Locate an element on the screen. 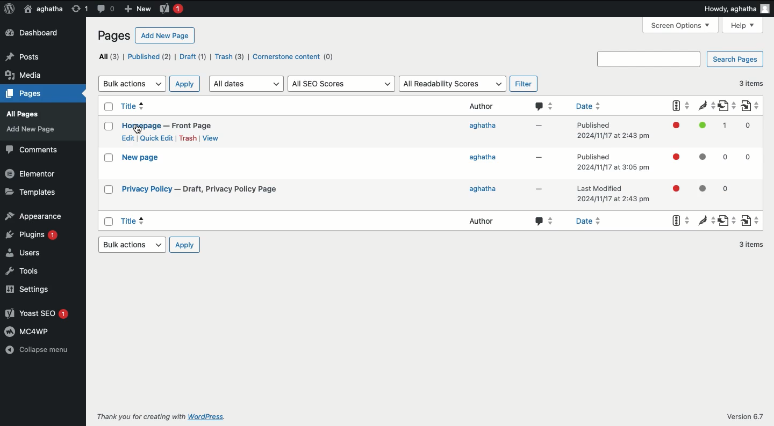  Media is located at coordinates (26, 72).